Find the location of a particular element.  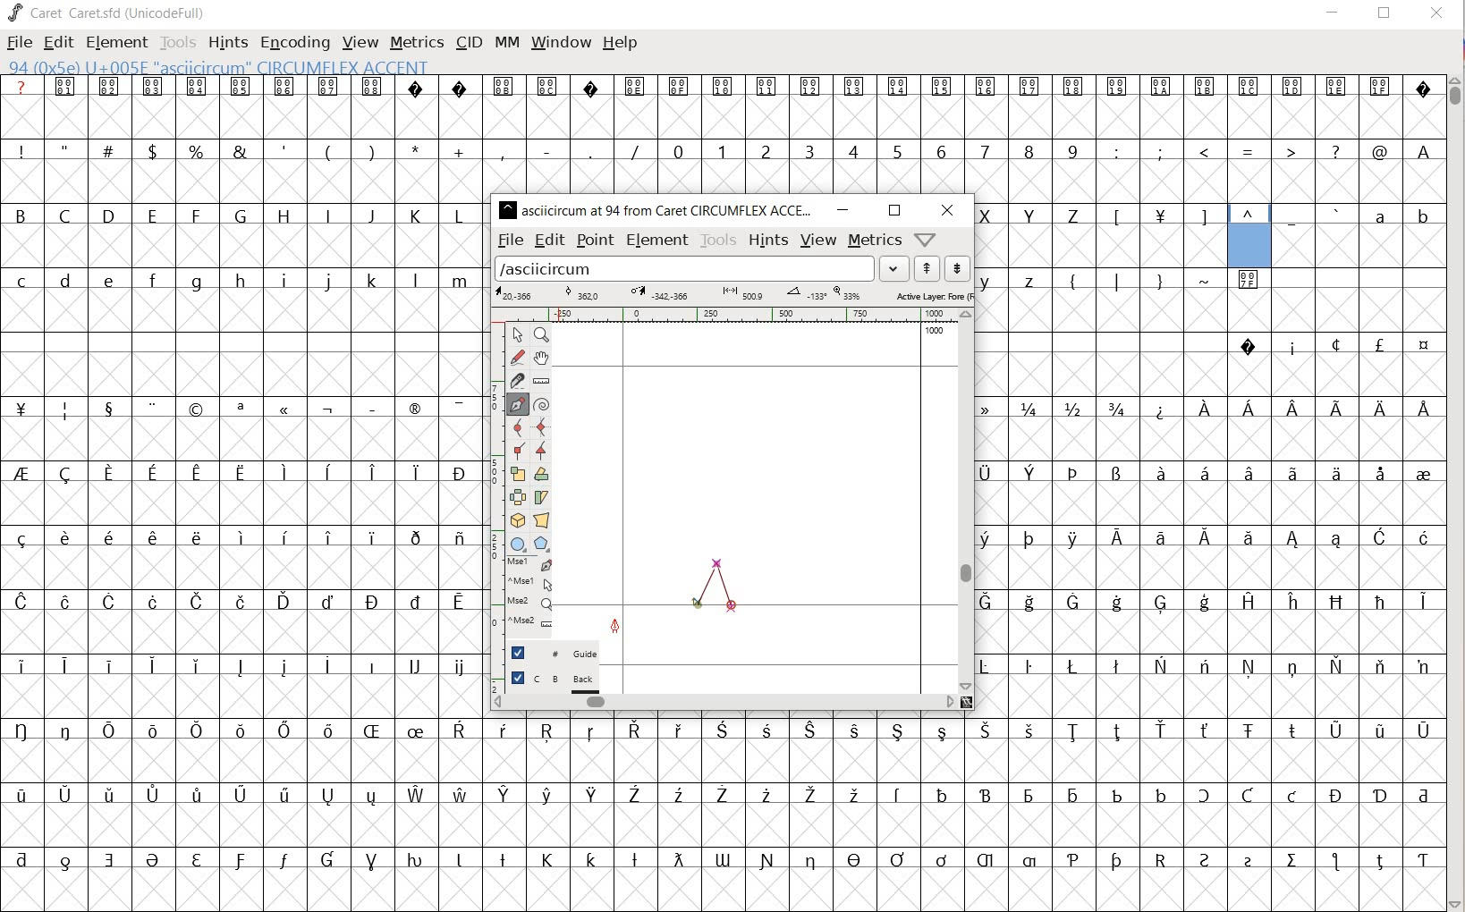

background is located at coordinates (555, 680).